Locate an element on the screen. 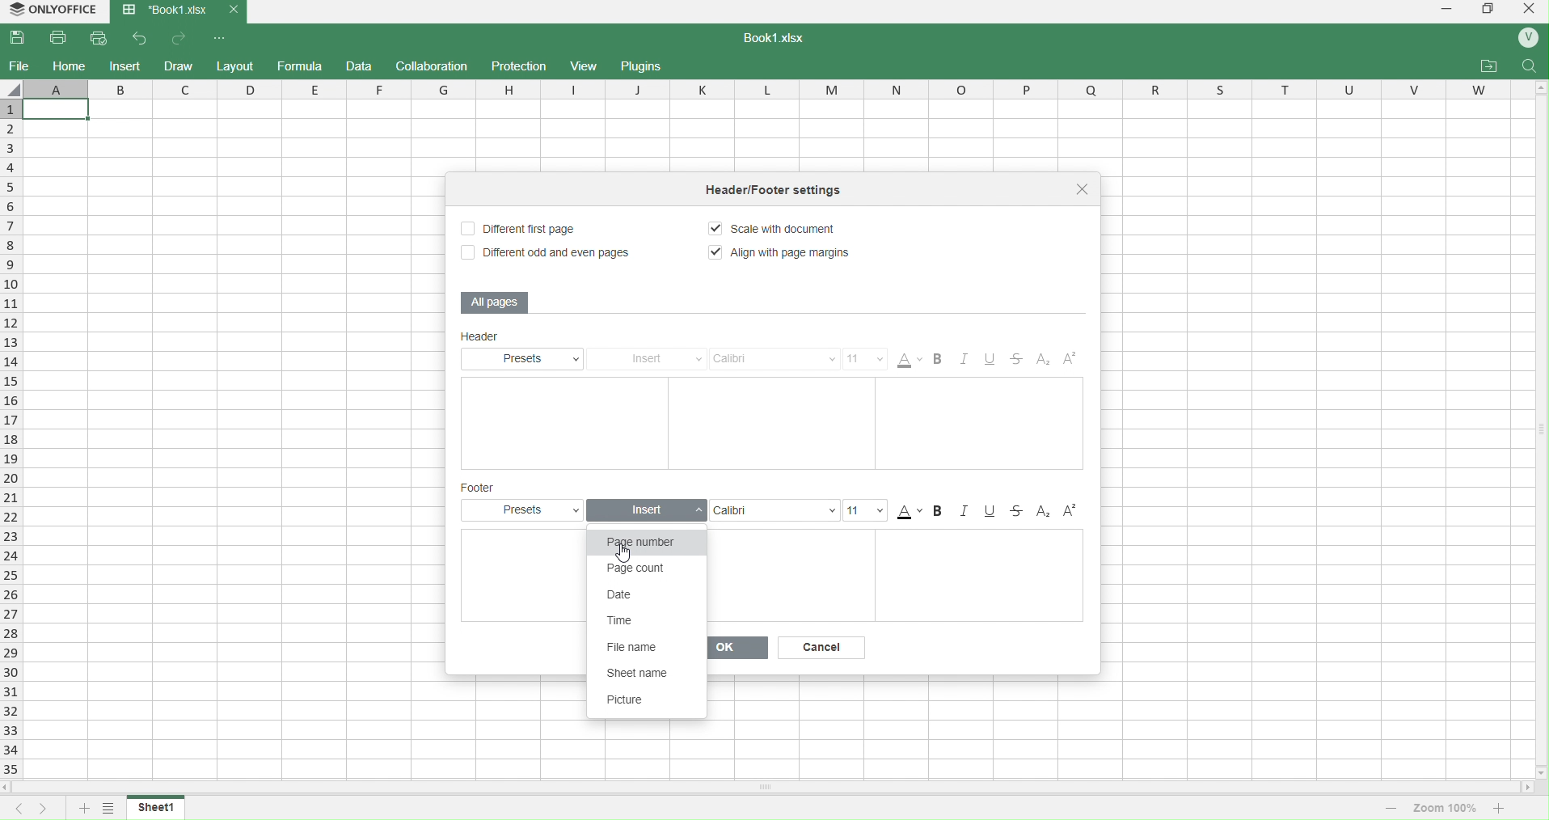 The image size is (1549, 820). All Pages is located at coordinates (496, 302).